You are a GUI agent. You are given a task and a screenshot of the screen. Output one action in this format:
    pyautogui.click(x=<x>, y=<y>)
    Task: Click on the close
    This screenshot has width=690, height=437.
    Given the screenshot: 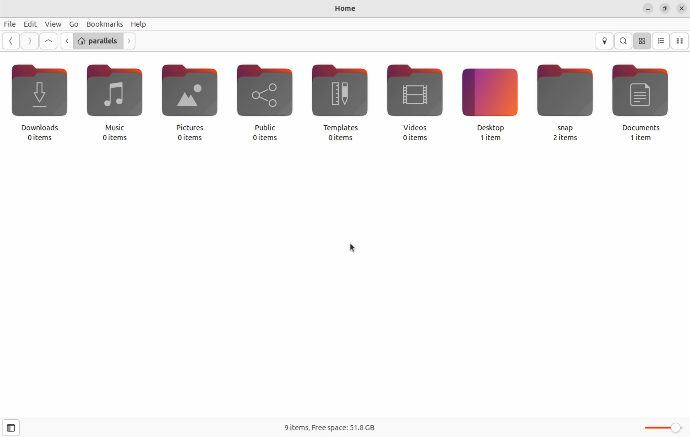 What is the action you would take?
    pyautogui.click(x=681, y=8)
    